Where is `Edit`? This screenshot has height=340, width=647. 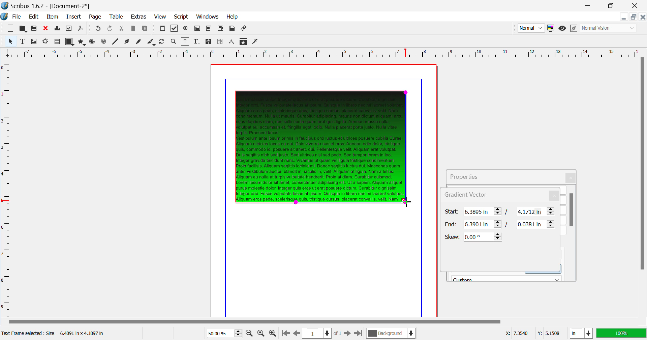 Edit is located at coordinates (32, 17).